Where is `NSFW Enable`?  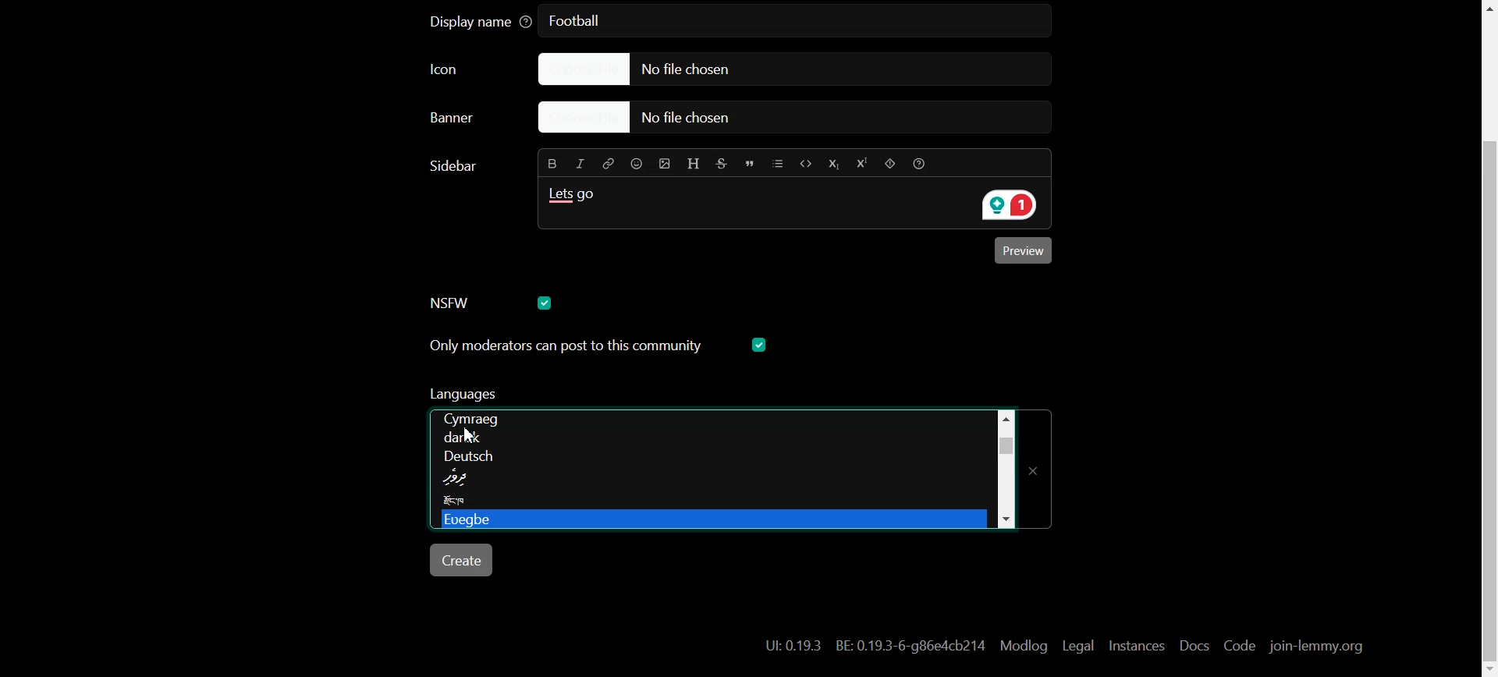
NSFW Enable is located at coordinates (463, 303).